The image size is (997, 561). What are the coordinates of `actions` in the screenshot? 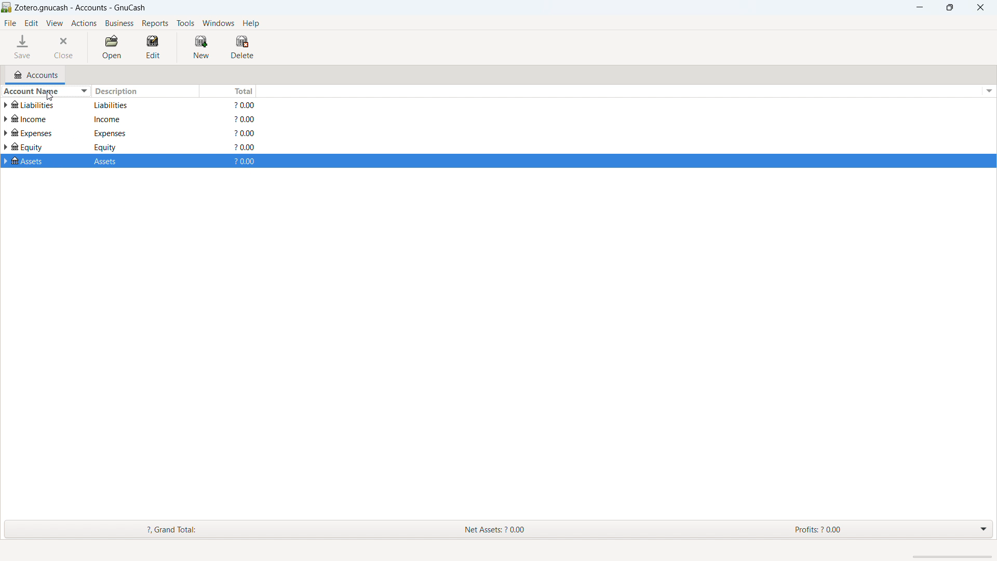 It's located at (84, 23).